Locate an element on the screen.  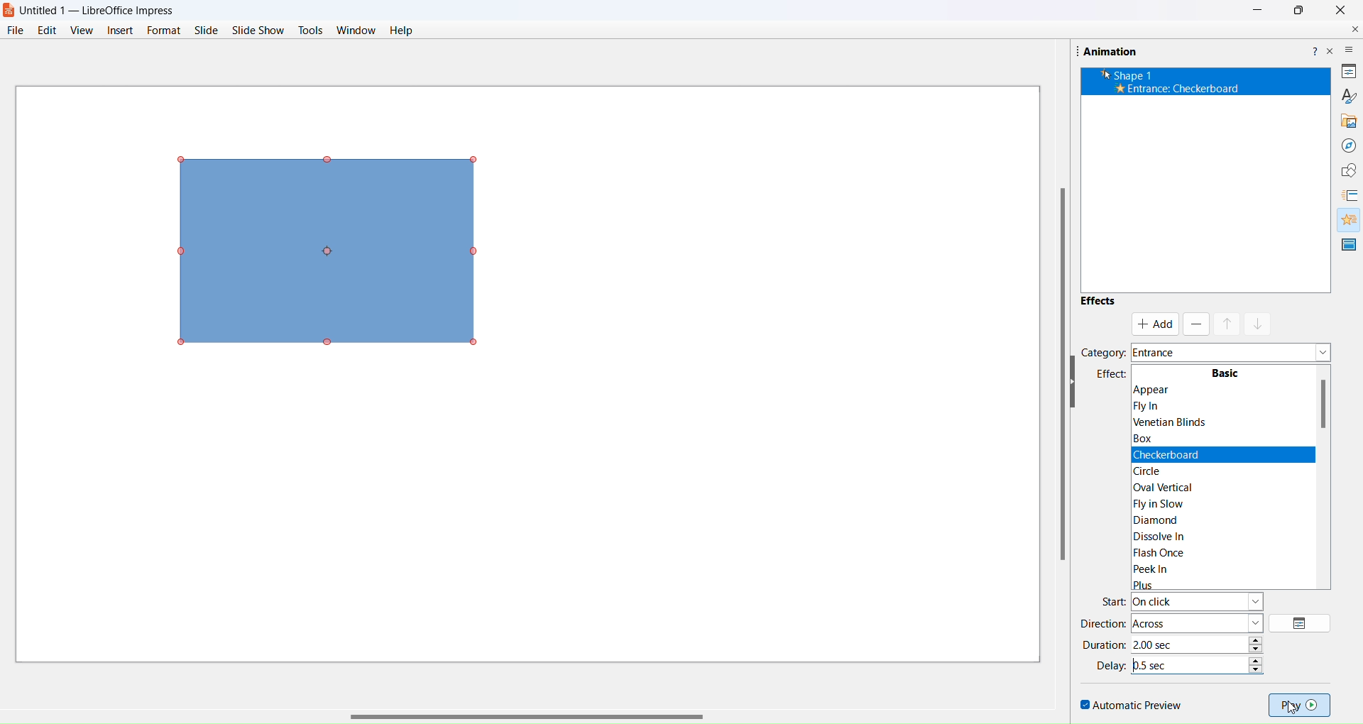
duration is located at coordinates (1107, 645).